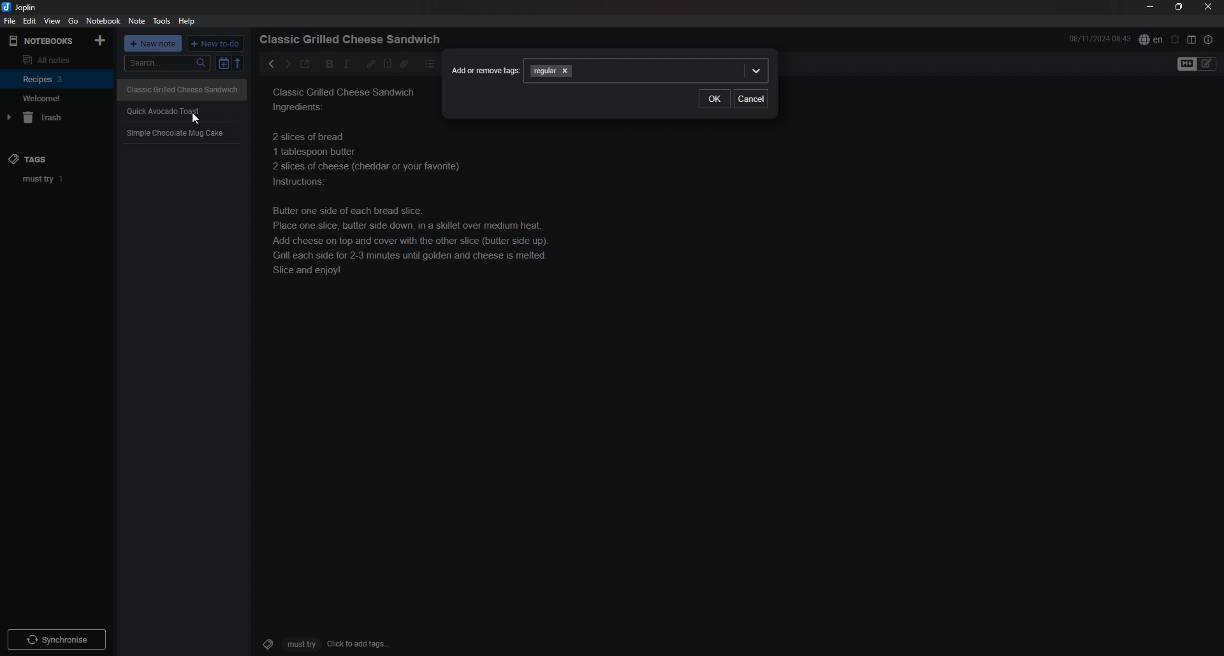  Describe the element at coordinates (1209, 6) in the screenshot. I see `close` at that location.